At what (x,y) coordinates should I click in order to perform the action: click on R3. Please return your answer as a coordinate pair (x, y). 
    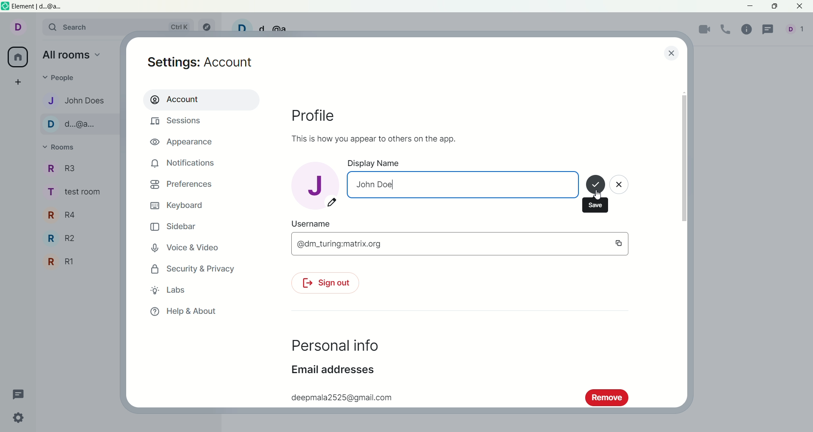
    Looking at the image, I should click on (67, 169).